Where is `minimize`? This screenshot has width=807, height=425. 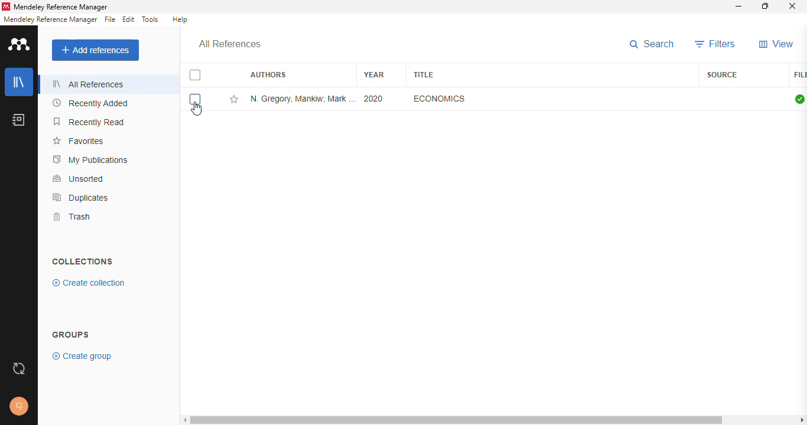 minimize is located at coordinates (738, 6).